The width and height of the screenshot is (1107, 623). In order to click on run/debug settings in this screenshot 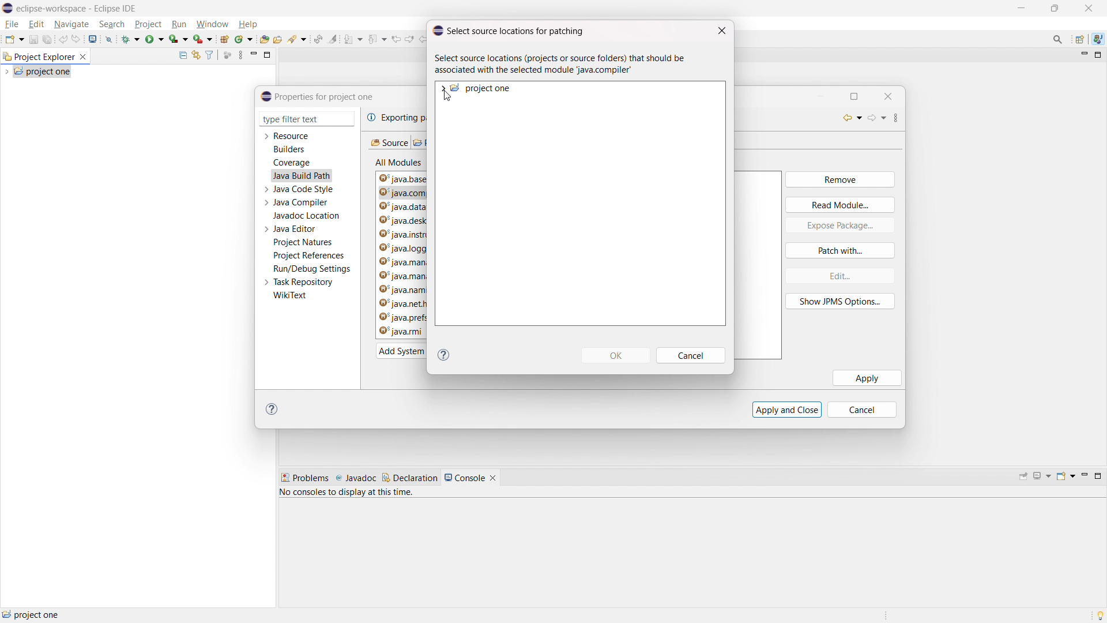, I will do `click(312, 269)`.